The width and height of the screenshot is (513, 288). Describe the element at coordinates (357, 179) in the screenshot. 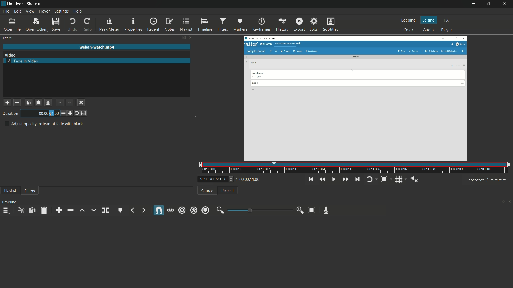

I see `skip to the next point` at that location.